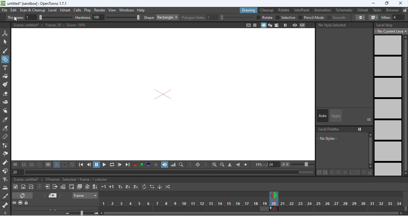 The height and width of the screenshot is (216, 408). Describe the element at coordinates (84, 196) in the screenshot. I see `frame` at that location.